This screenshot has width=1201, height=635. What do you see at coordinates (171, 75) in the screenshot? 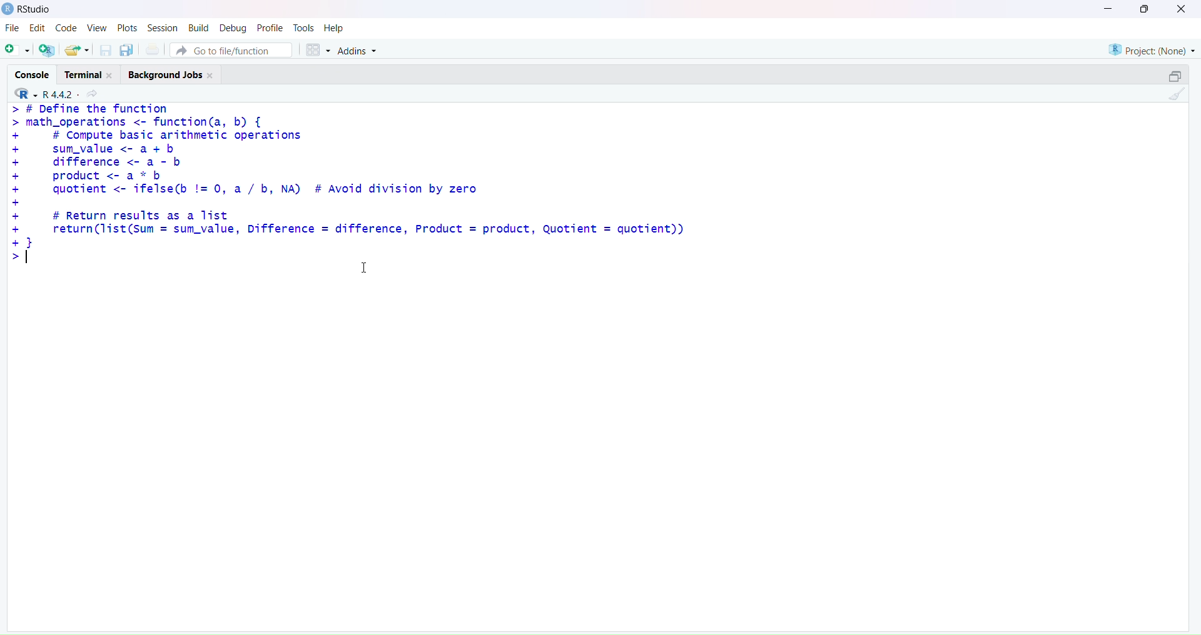
I see `Background Jobs` at bounding box center [171, 75].